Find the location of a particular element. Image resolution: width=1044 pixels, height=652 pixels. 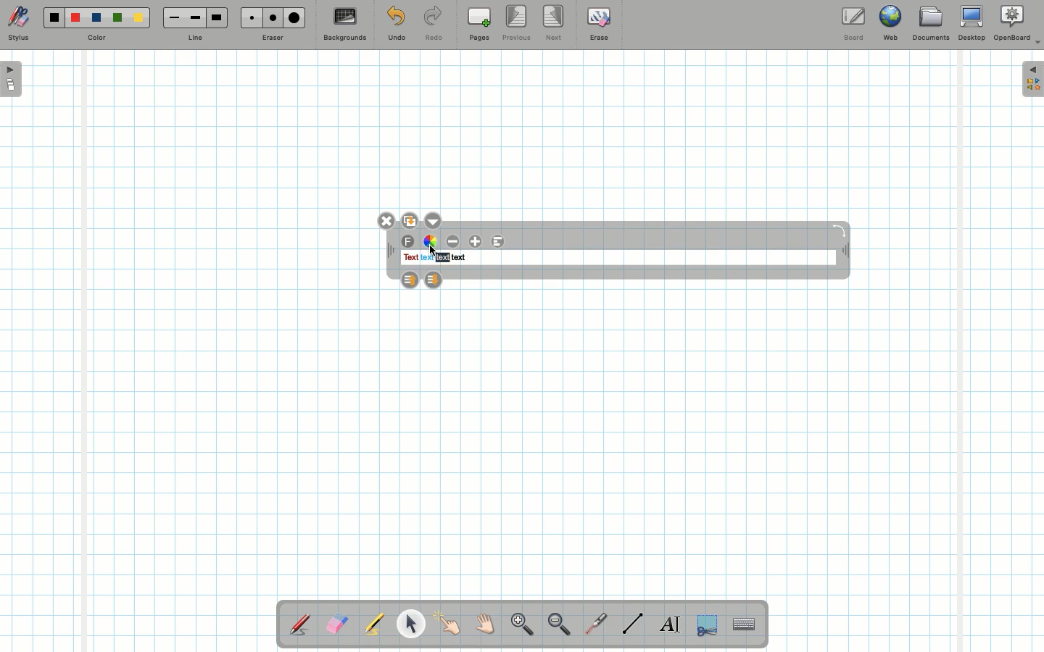

Color is located at coordinates (95, 38).